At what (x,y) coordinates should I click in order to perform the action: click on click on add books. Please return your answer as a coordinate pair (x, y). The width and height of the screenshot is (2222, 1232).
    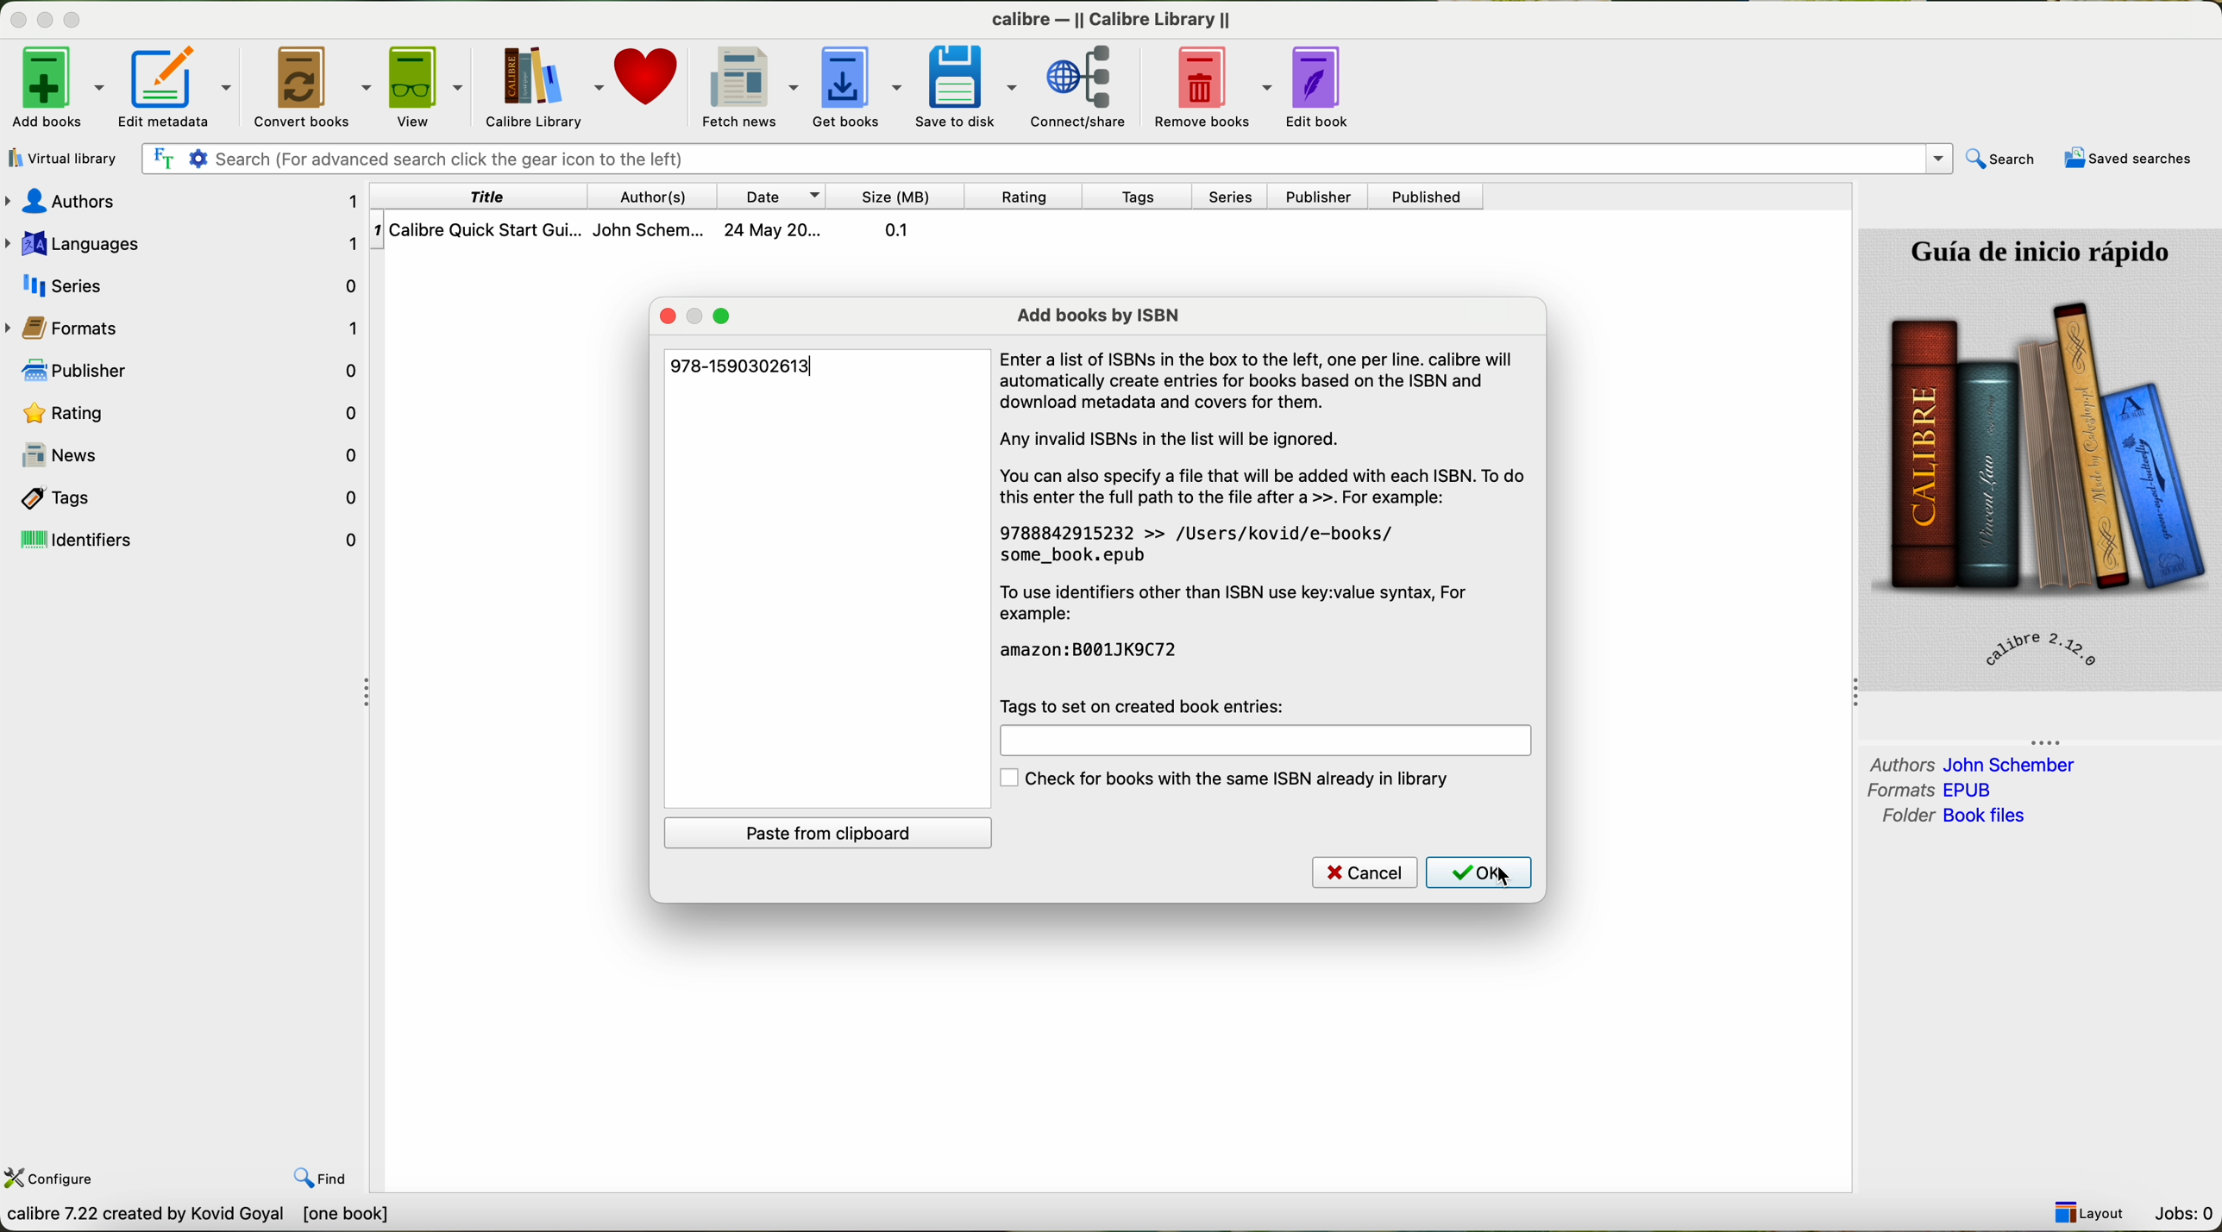
    Looking at the image, I should click on (57, 85).